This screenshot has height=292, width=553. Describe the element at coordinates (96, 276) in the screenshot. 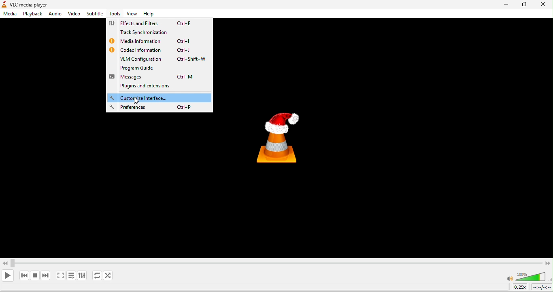

I see `click to toggle between loop all` at that location.